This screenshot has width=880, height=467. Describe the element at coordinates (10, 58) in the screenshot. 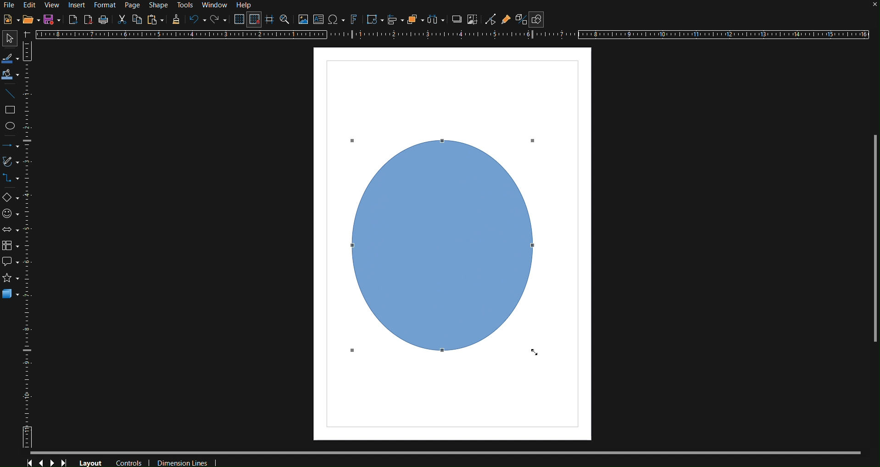

I see `Line Color` at that location.